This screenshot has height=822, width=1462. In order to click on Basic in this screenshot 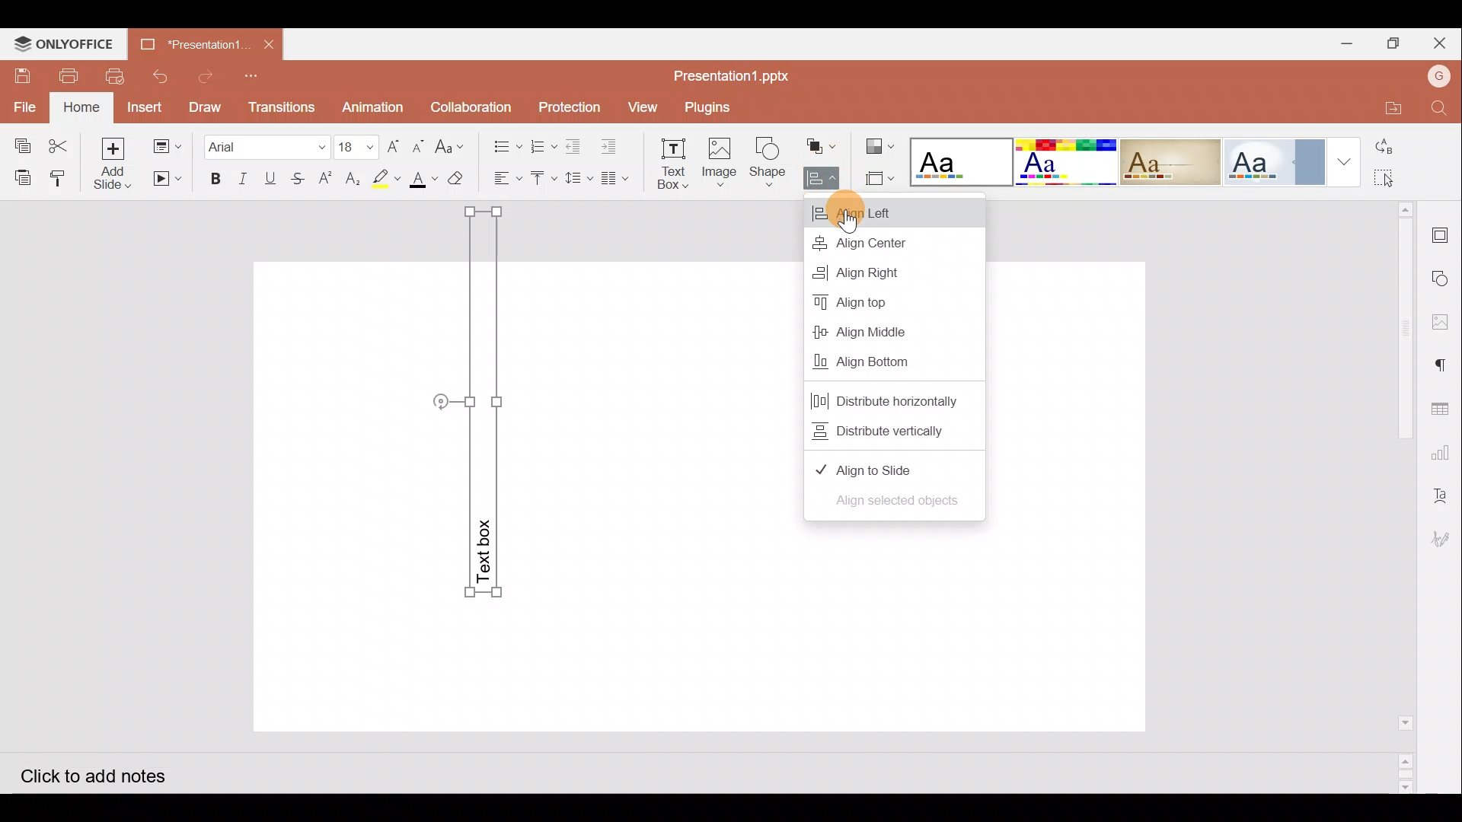, I will do `click(1061, 161)`.